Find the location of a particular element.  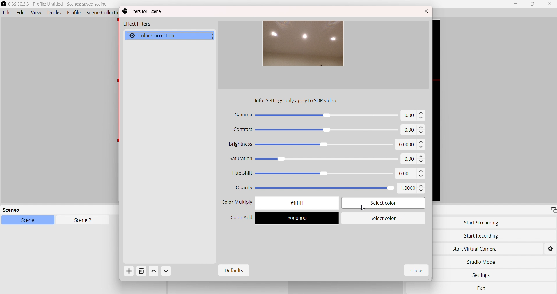

 Select color is located at coordinates (383, 217).